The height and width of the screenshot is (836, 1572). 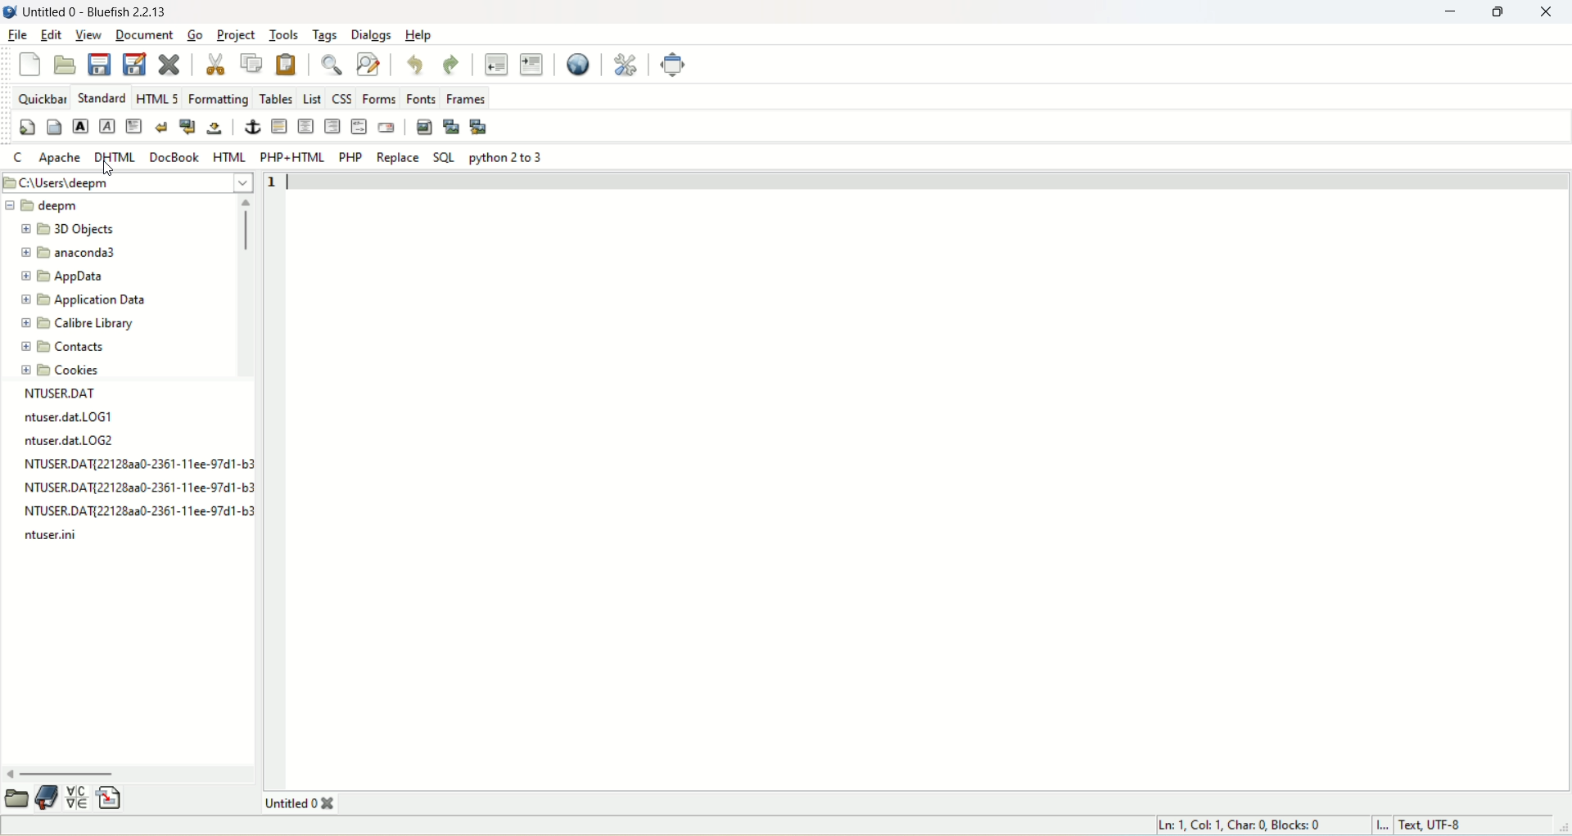 What do you see at coordinates (1381, 825) in the screenshot?
I see `I` at bounding box center [1381, 825].